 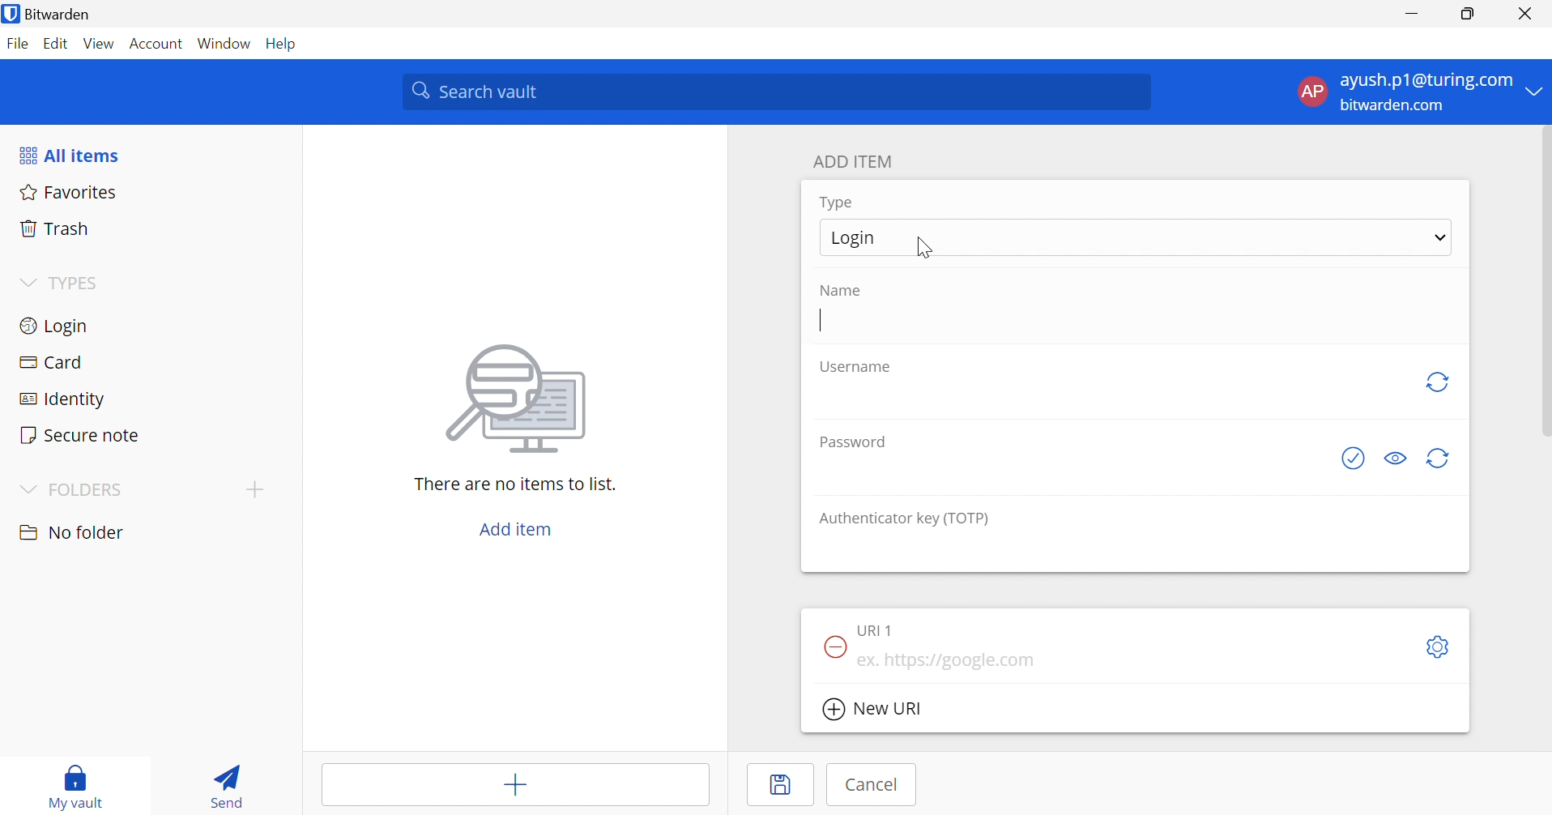 What do you see at coordinates (225, 45) in the screenshot?
I see `Window` at bounding box center [225, 45].